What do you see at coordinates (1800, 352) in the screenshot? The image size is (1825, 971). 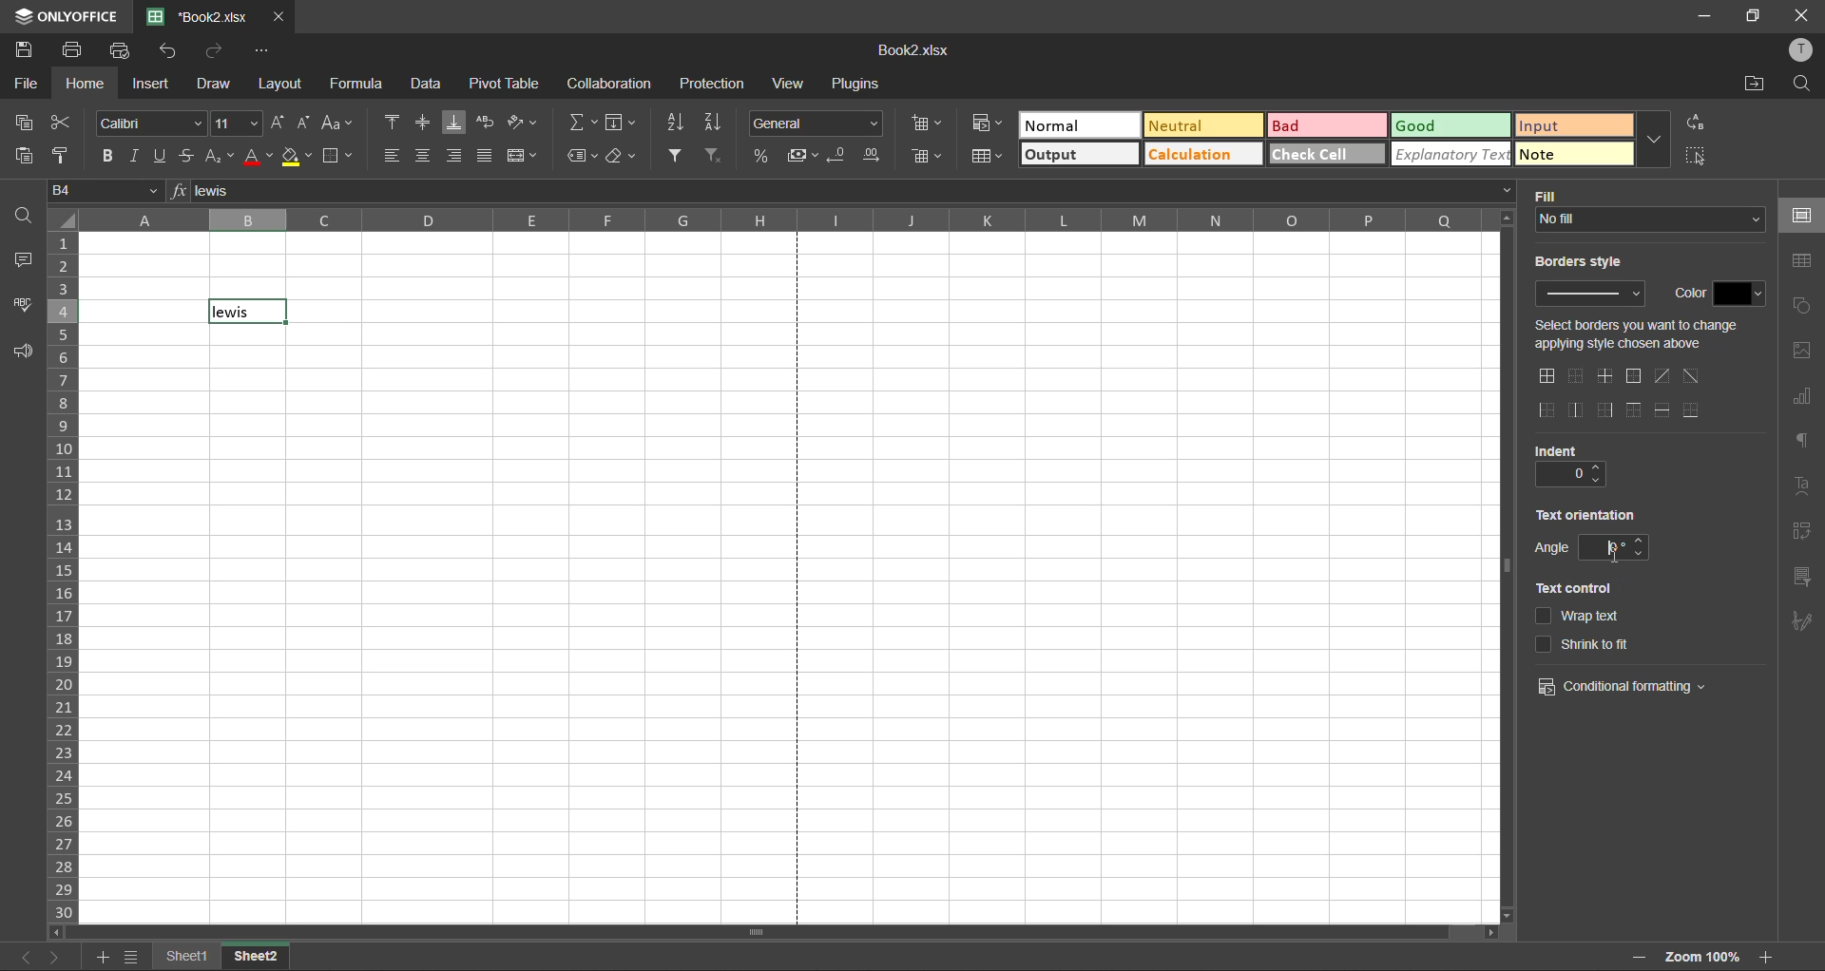 I see `images` at bounding box center [1800, 352].